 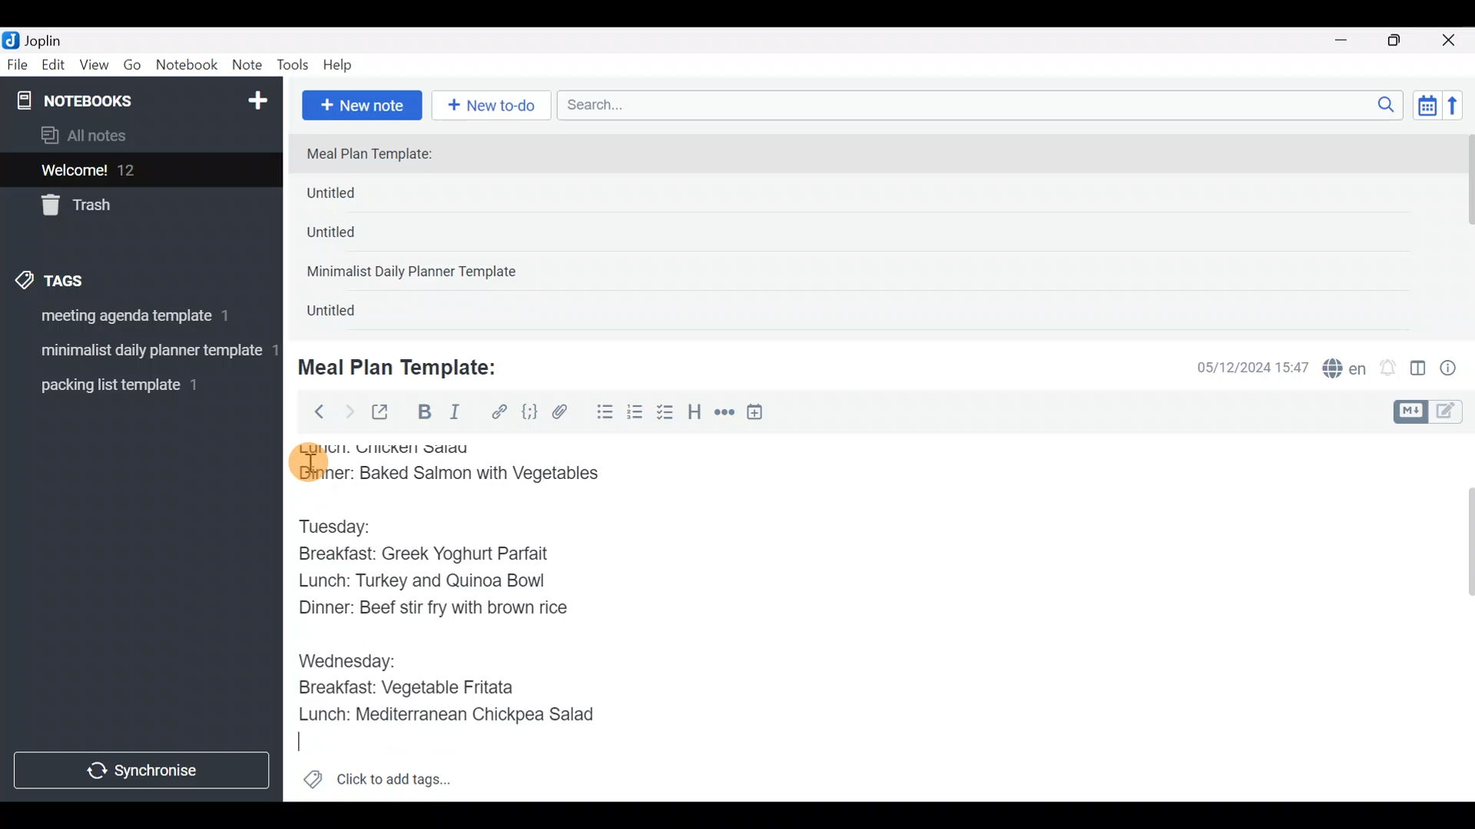 What do you see at coordinates (136, 385) in the screenshot?
I see `Tag 3` at bounding box center [136, 385].